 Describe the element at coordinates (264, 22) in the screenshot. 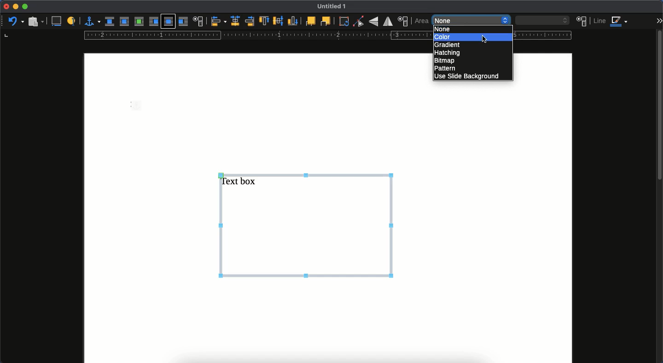

I see `top` at that location.